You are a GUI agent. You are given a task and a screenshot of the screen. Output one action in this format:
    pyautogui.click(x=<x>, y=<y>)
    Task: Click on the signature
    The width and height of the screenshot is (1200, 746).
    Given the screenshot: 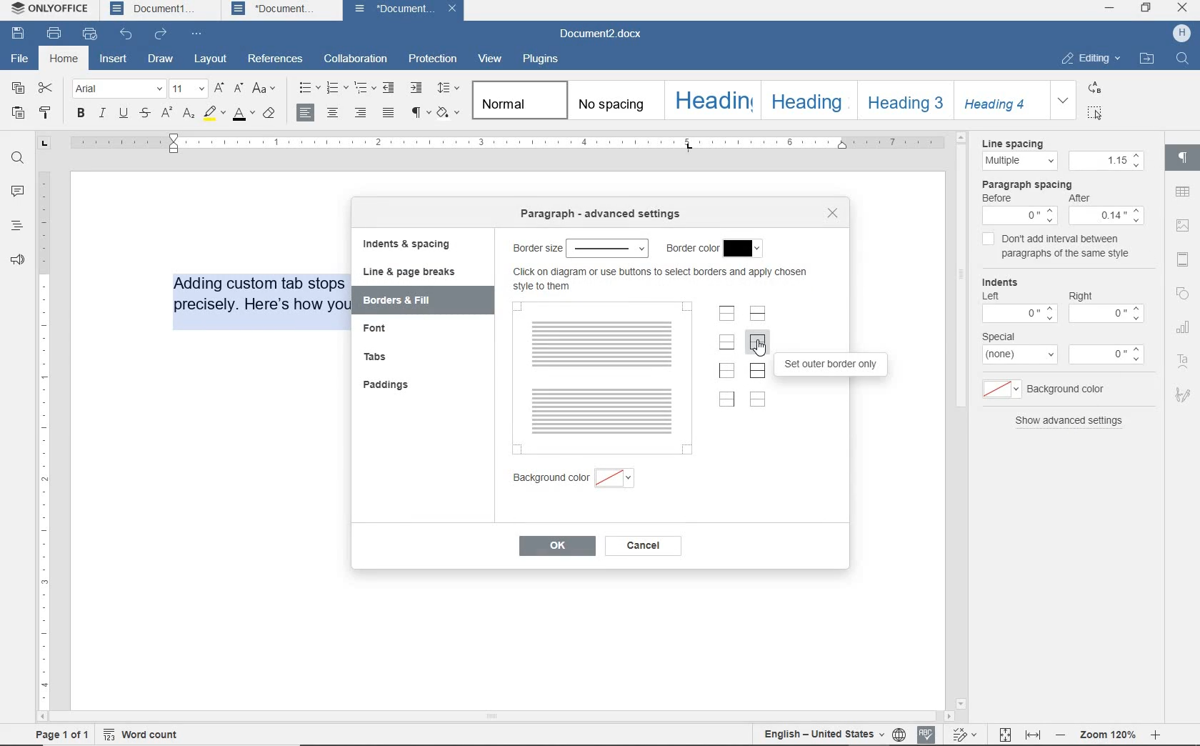 What is the action you would take?
    pyautogui.click(x=1184, y=392)
    